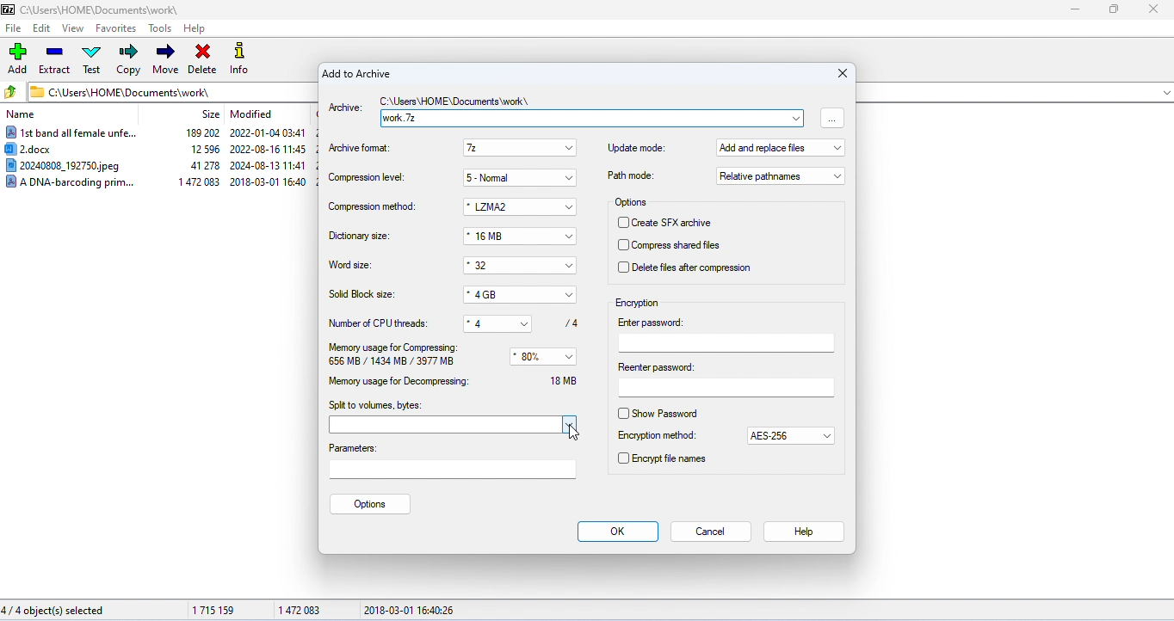  What do you see at coordinates (570, 295) in the screenshot?
I see `drop down` at bounding box center [570, 295].